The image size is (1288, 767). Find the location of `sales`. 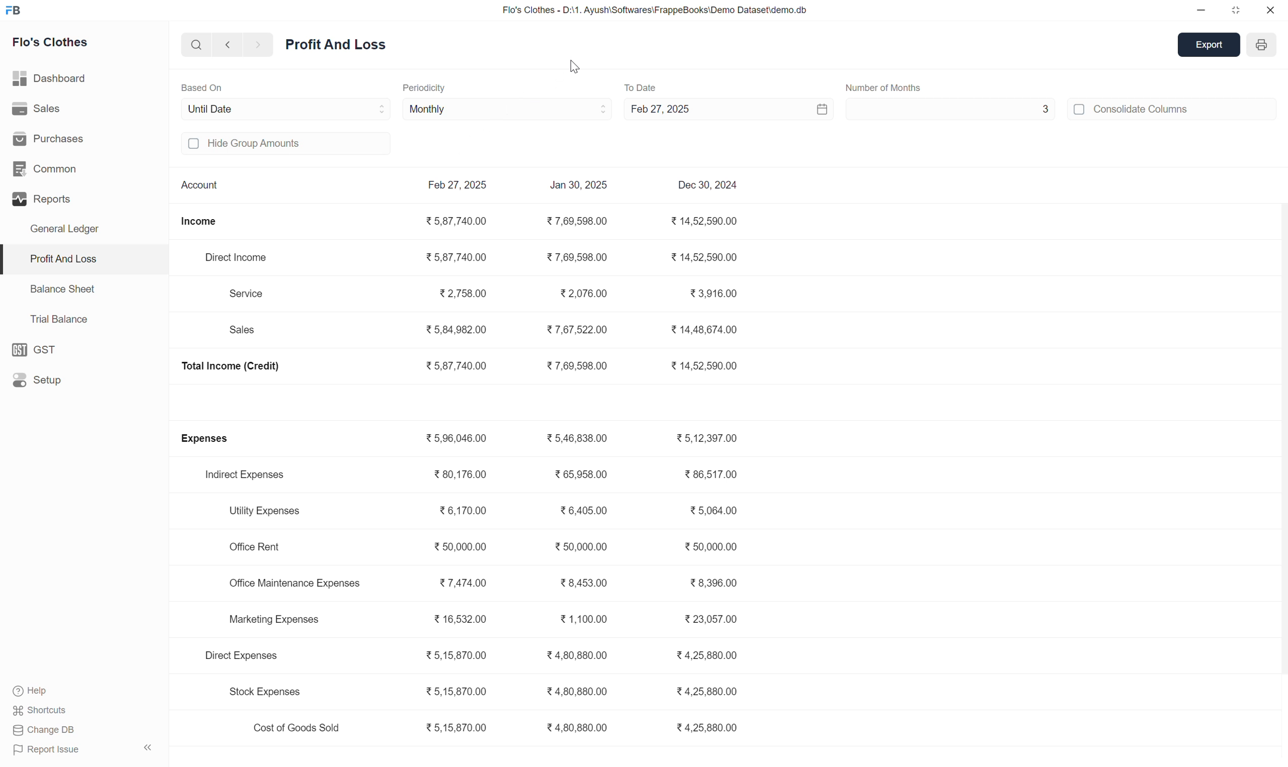

sales is located at coordinates (35, 108).